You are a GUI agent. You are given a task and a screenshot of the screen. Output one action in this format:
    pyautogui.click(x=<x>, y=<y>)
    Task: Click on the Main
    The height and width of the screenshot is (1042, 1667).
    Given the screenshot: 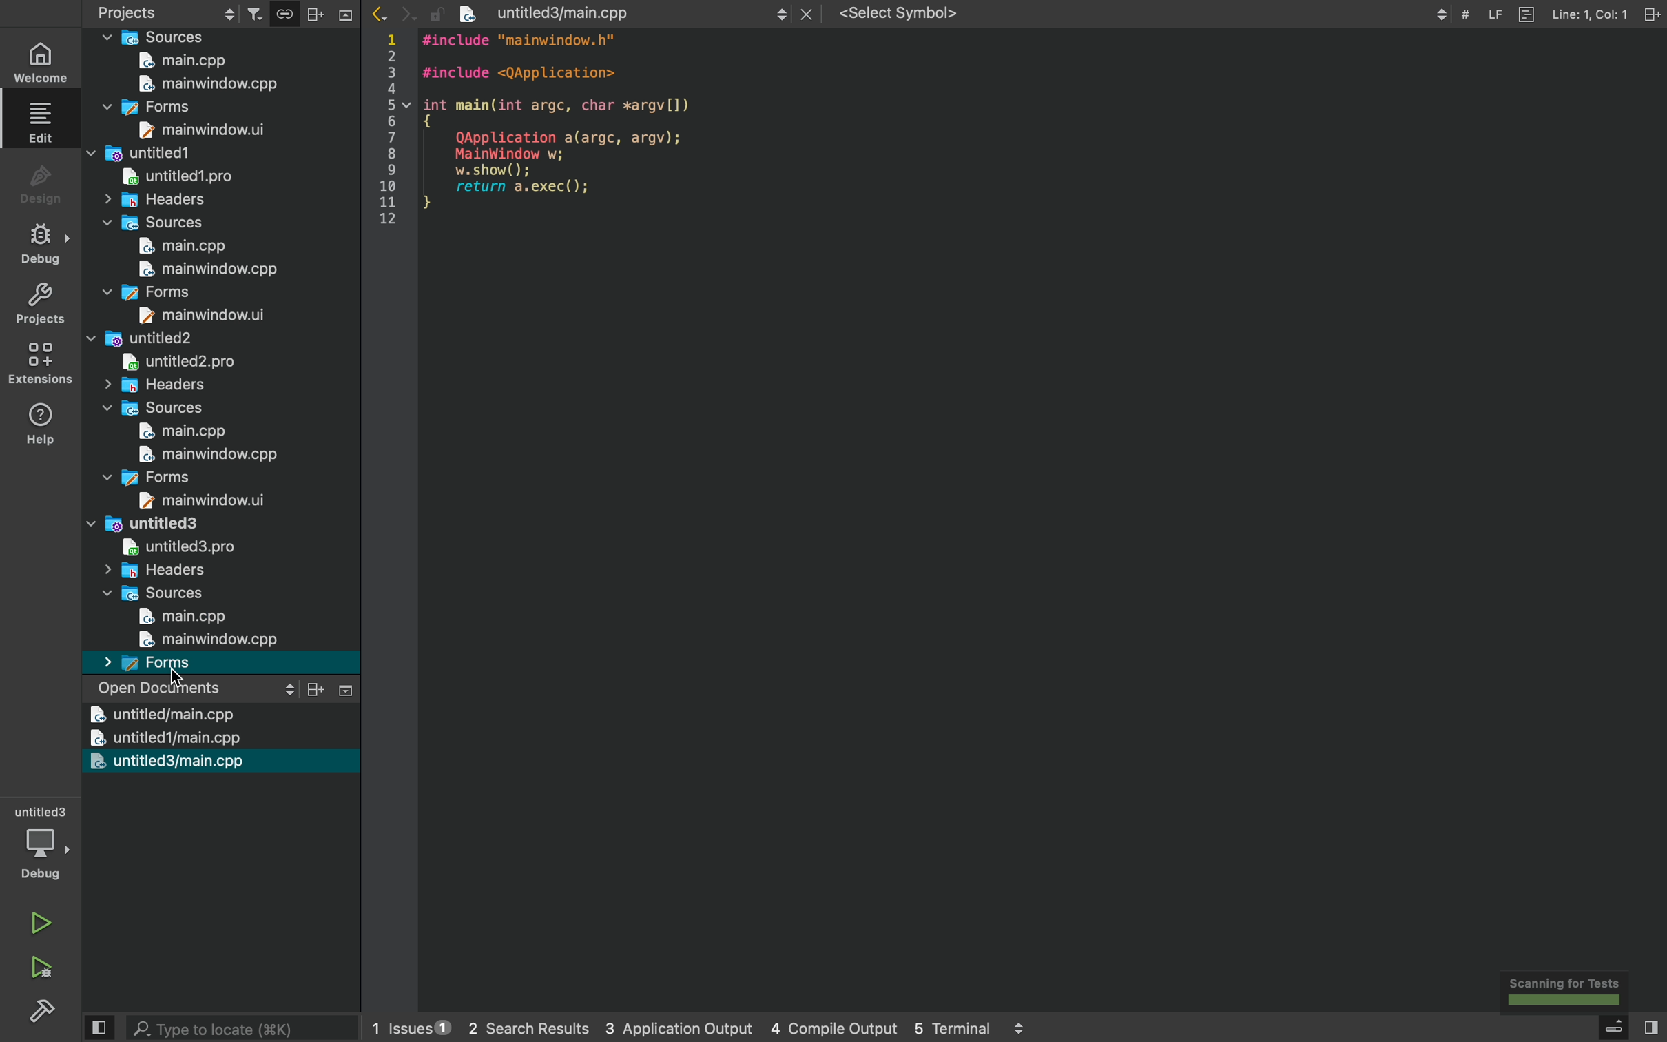 What is the action you would take?
    pyautogui.click(x=187, y=63)
    